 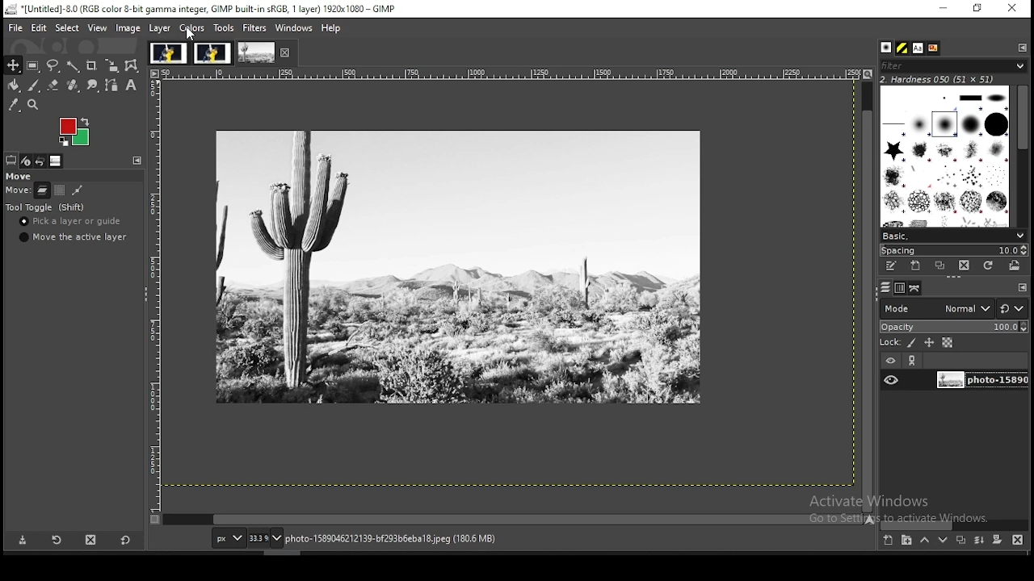 What do you see at coordinates (988, 265) in the screenshot?
I see `refresh brush` at bounding box center [988, 265].